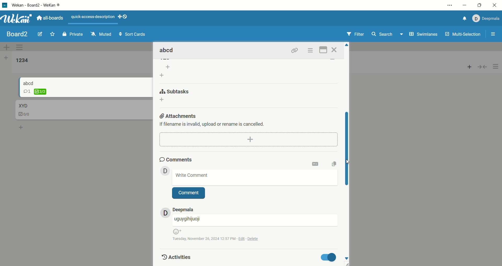 This screenshot has height=266, width=502. I want to click on text, so click(92, 17).